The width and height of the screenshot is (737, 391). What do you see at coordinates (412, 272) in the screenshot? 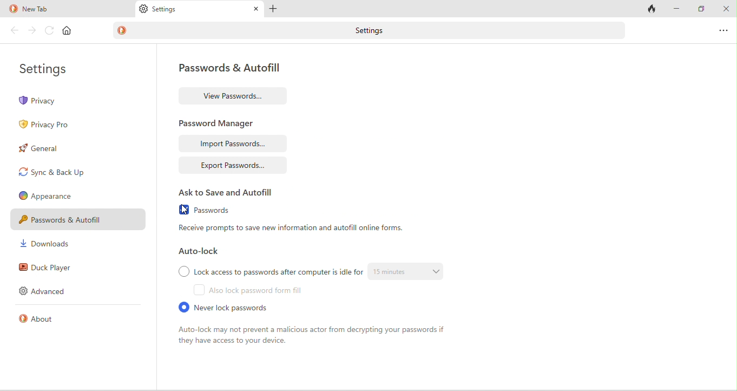
I see `15 minutes` at bounding box center [412, 272].